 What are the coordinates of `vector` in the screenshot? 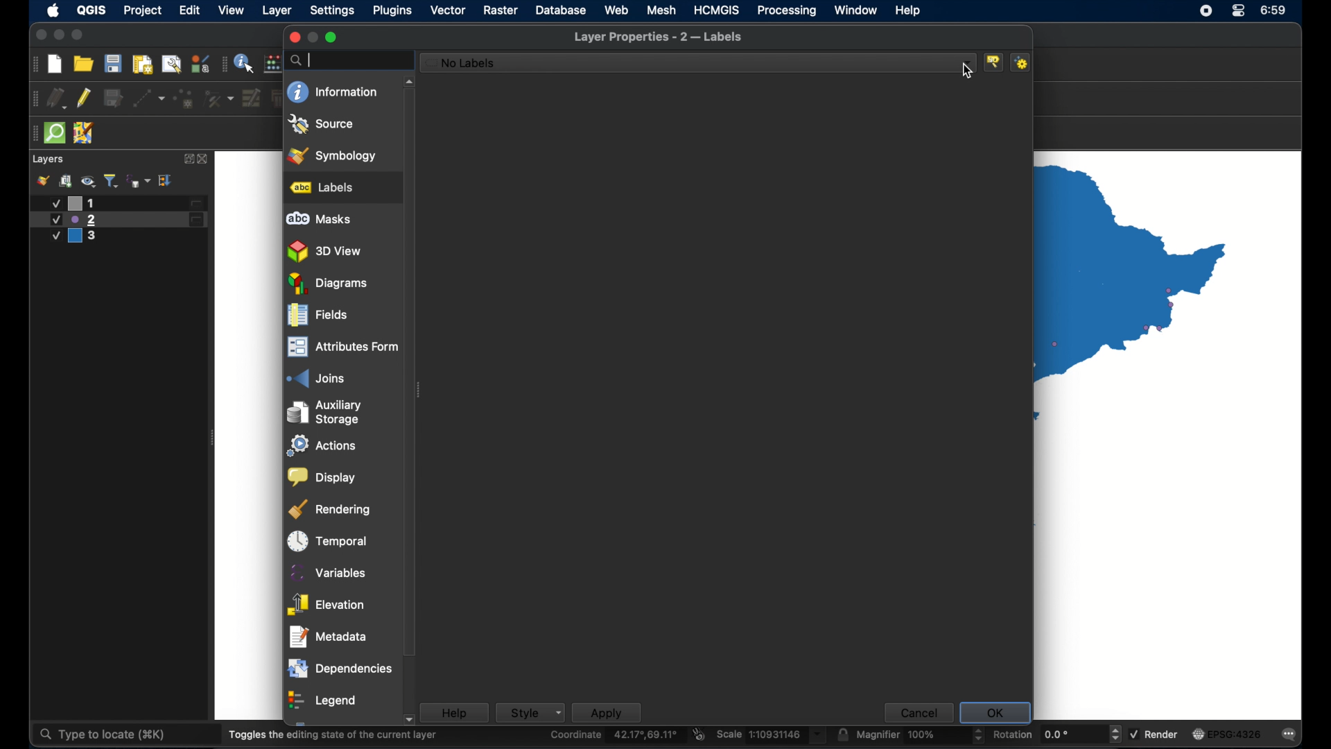 It's located at (447, 10).